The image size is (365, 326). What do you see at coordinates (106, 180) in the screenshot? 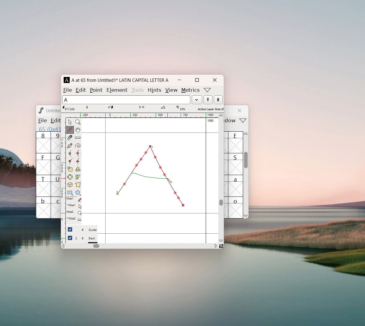
I see `left side bearing` at bounding box center [106, 180].